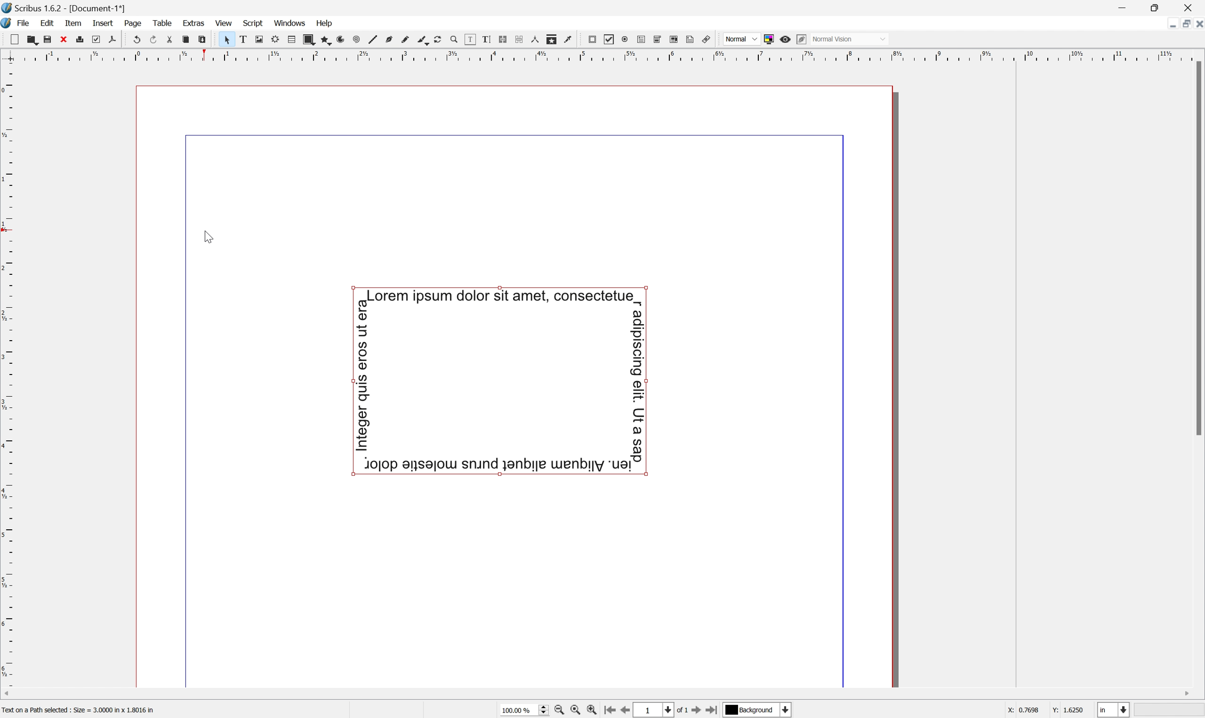  What do you see at coordinates (1197, 250) in the screenshot?
I see `Scroll bar` at bounding box center [1197, 250].